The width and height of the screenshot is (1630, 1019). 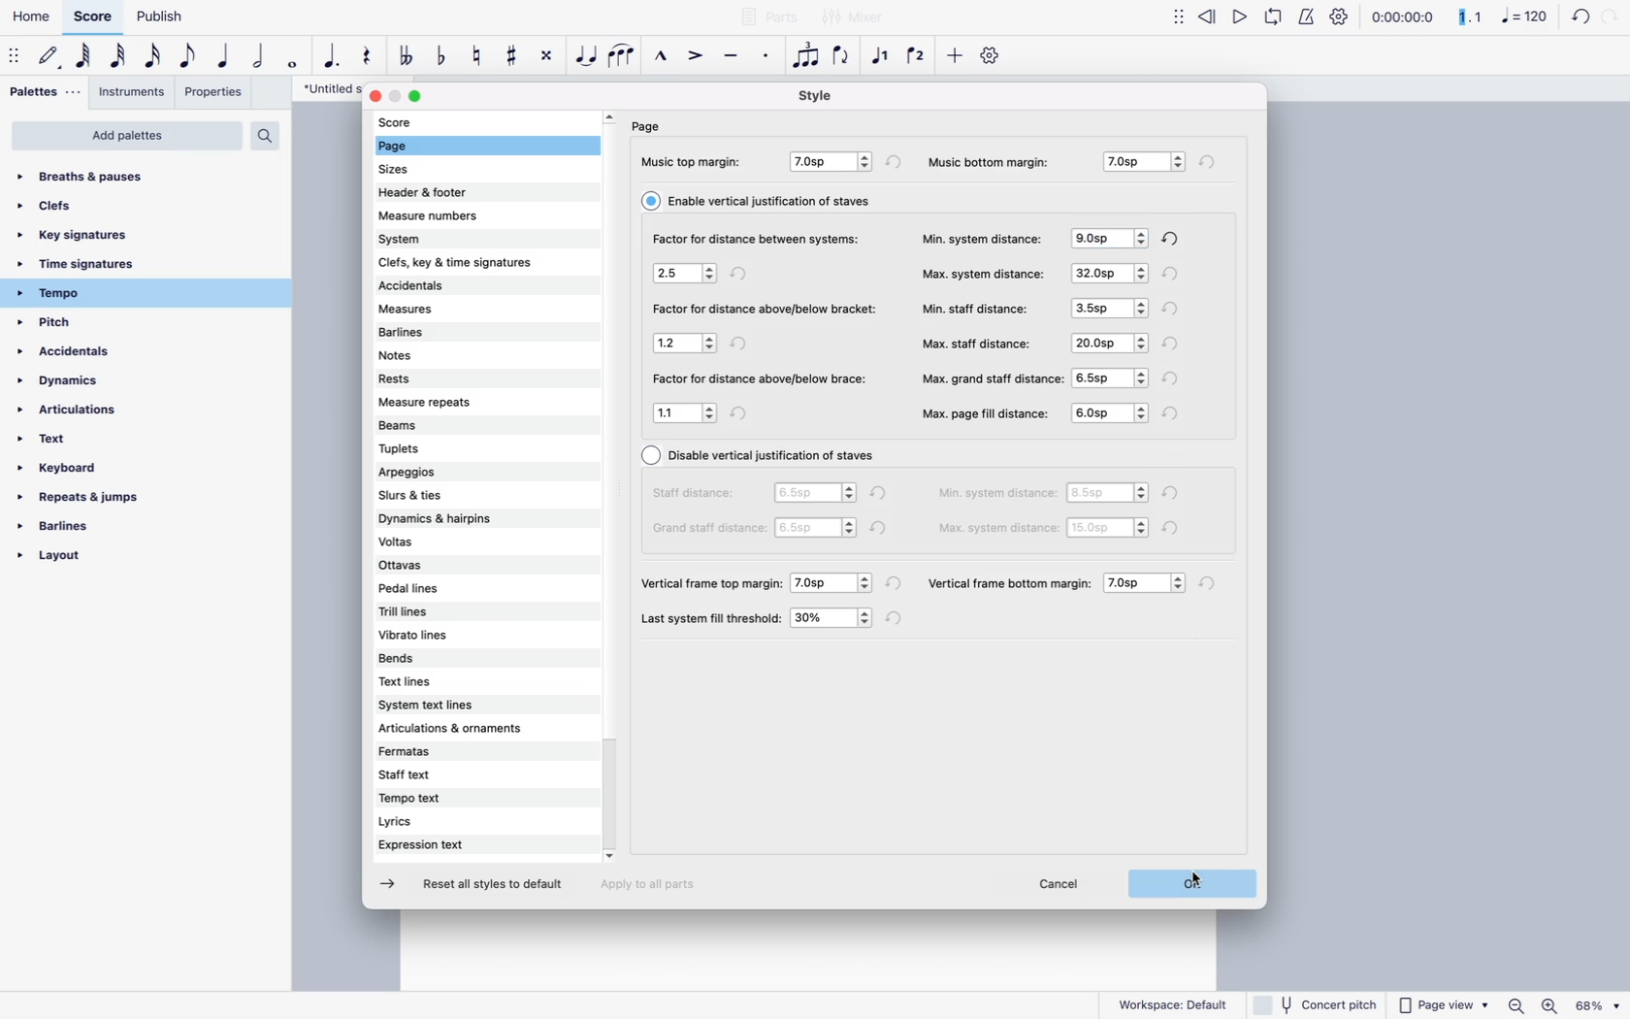 I want to click on repeats & jumps, so click(x=81, y=499).